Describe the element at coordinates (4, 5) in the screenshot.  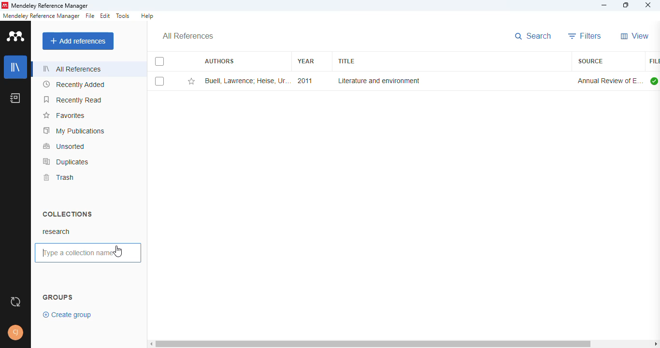
I see `logo` at that location.